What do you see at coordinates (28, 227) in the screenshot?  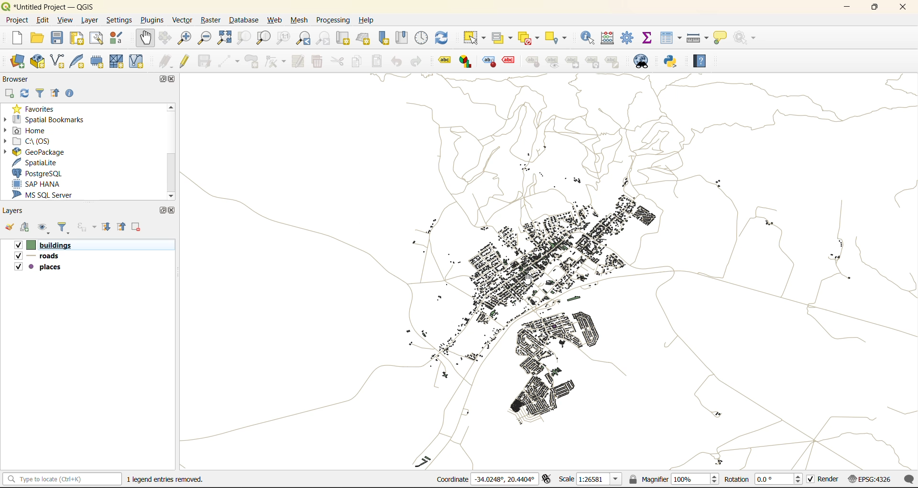 I see `add` at bounding box center [28, 227].